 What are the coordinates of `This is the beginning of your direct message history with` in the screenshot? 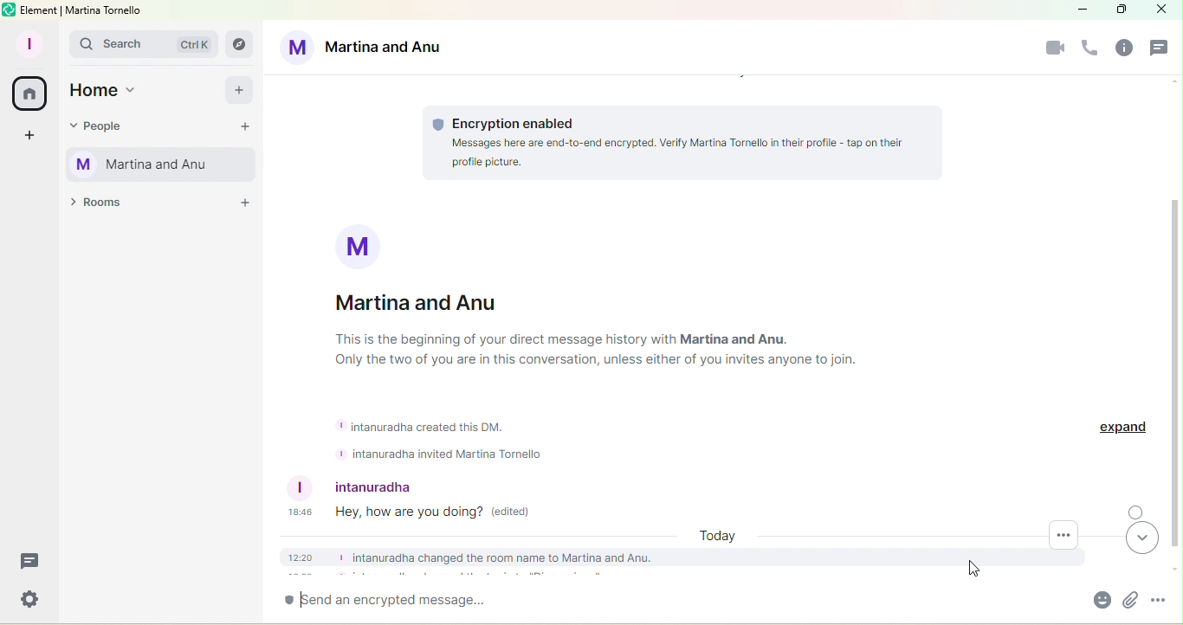 It's located at (506, 340).